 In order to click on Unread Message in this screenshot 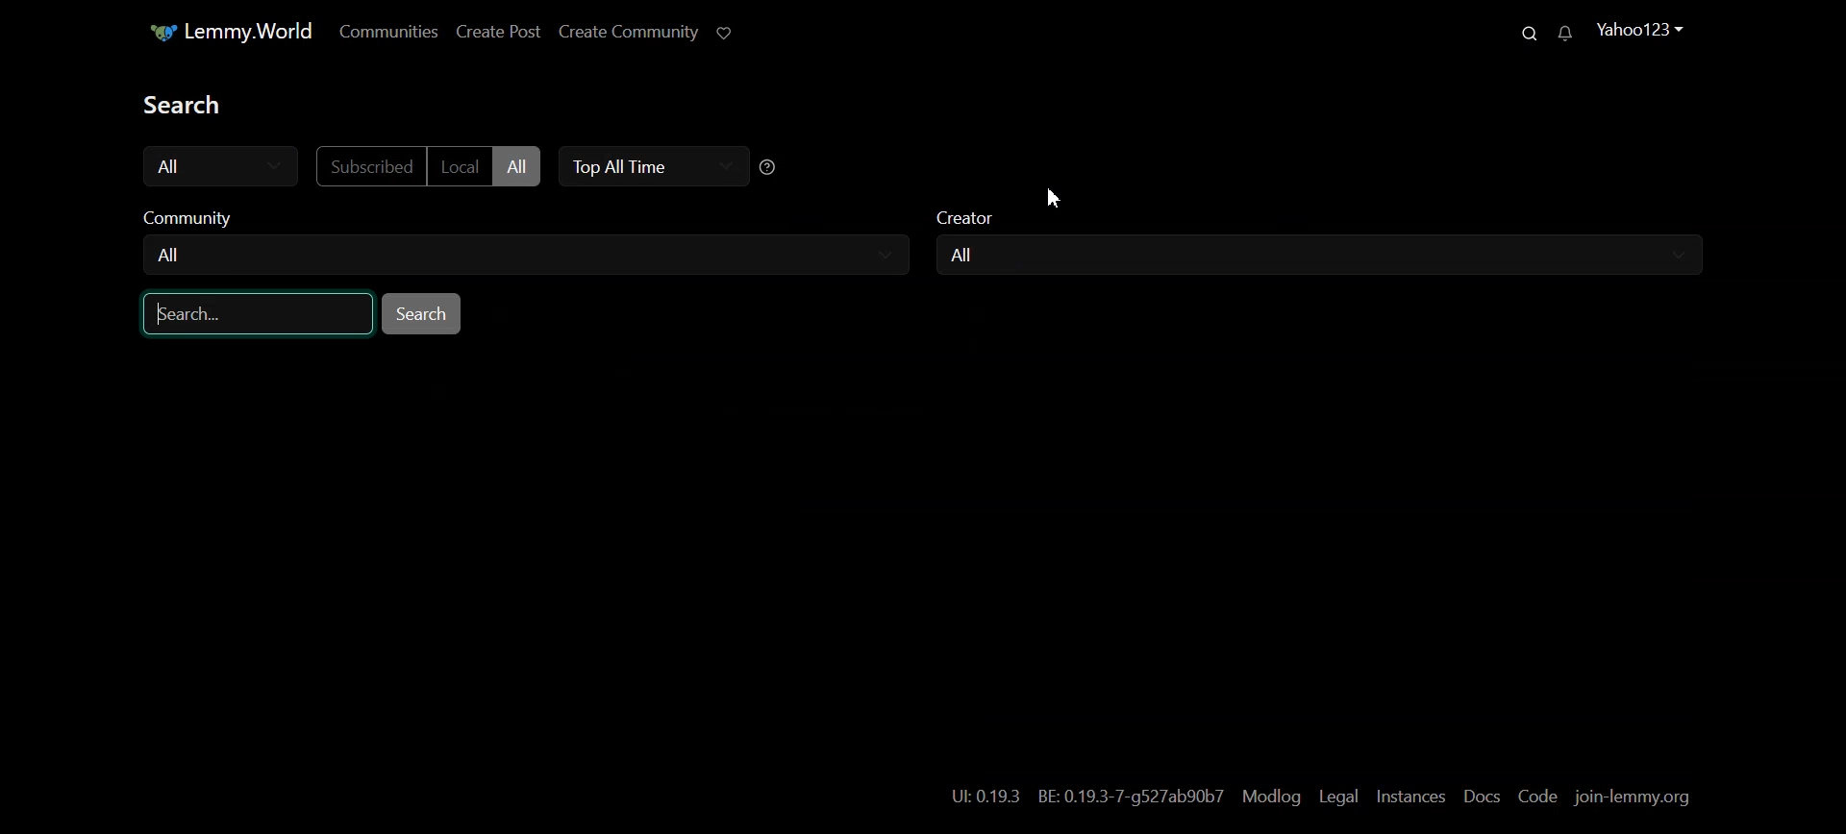, I will do `click(1564, 34)`.